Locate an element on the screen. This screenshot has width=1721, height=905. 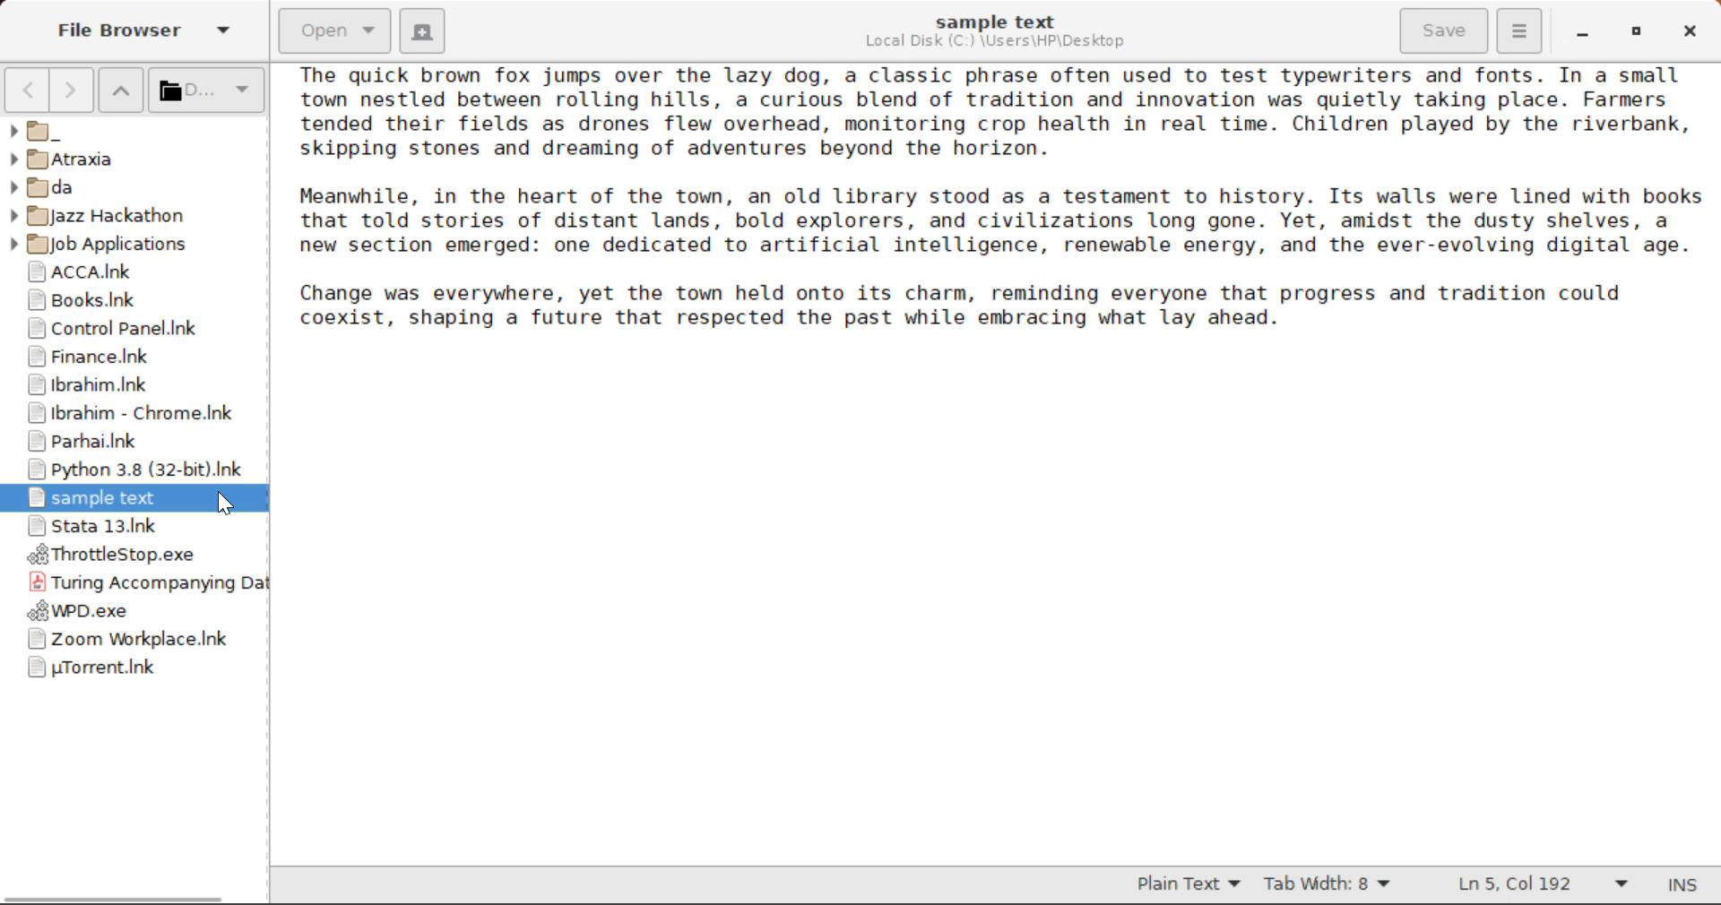
Previous Page is located at coordinates (26, 90).